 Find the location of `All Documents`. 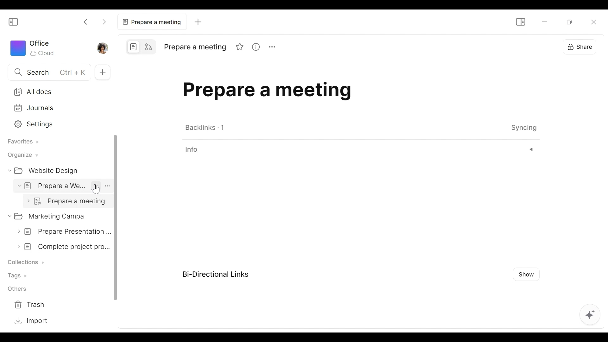

All Documents is located at coordinates (57, 92).